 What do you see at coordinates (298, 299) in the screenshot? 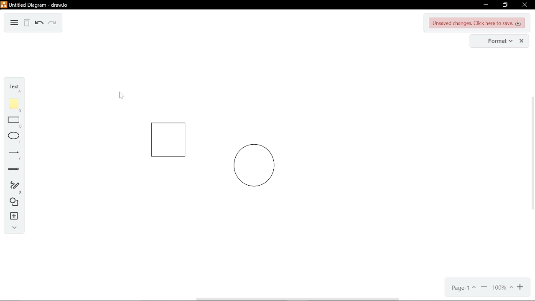
I see `horizontal scrollbar` at bounding box center [298, 299].